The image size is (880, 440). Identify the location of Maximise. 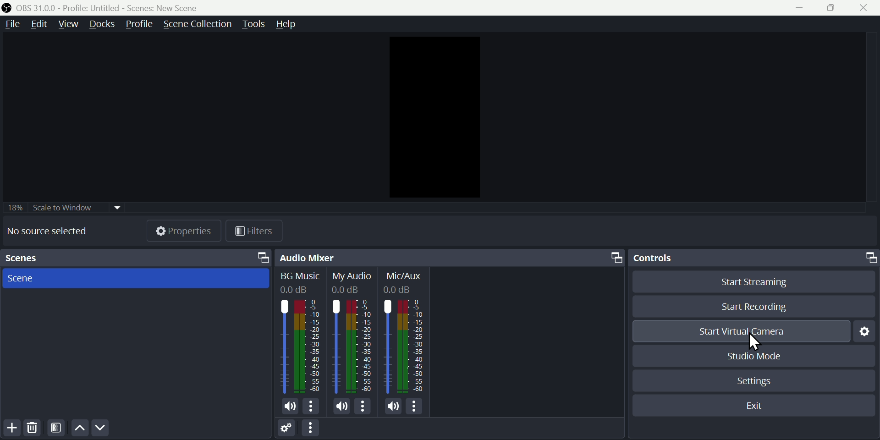
(829, 9).